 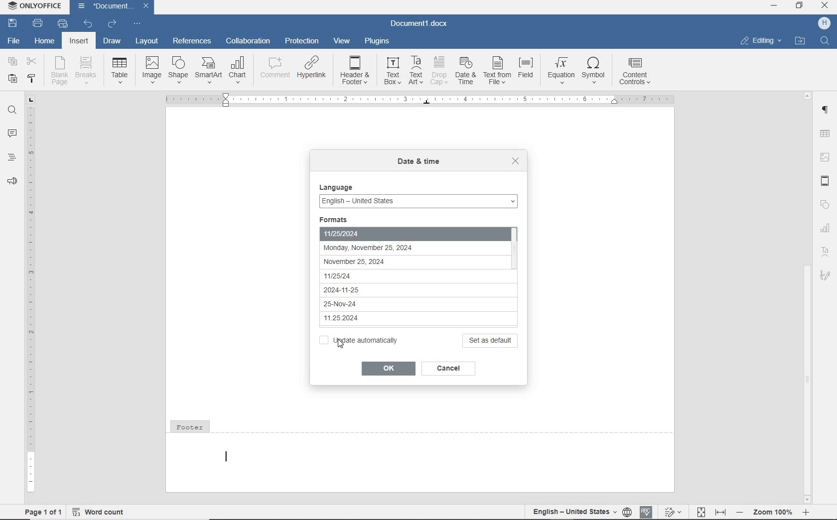 I want to click on cancel, so click(x=450, y=369).